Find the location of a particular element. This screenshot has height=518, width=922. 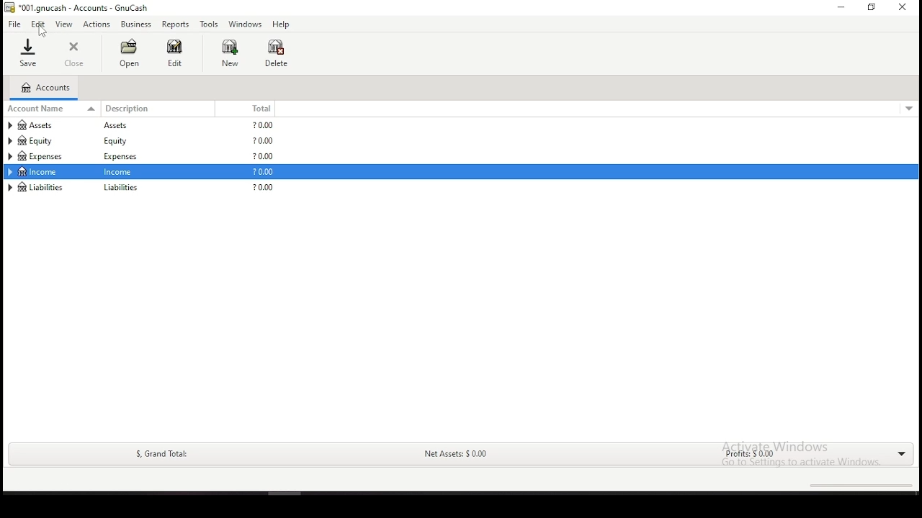

account name is located at coordinates (53, 108).